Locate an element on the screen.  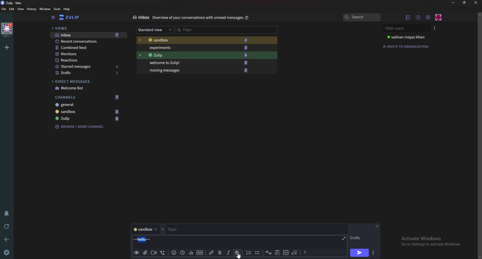
home is located at coordinates (7, 30).